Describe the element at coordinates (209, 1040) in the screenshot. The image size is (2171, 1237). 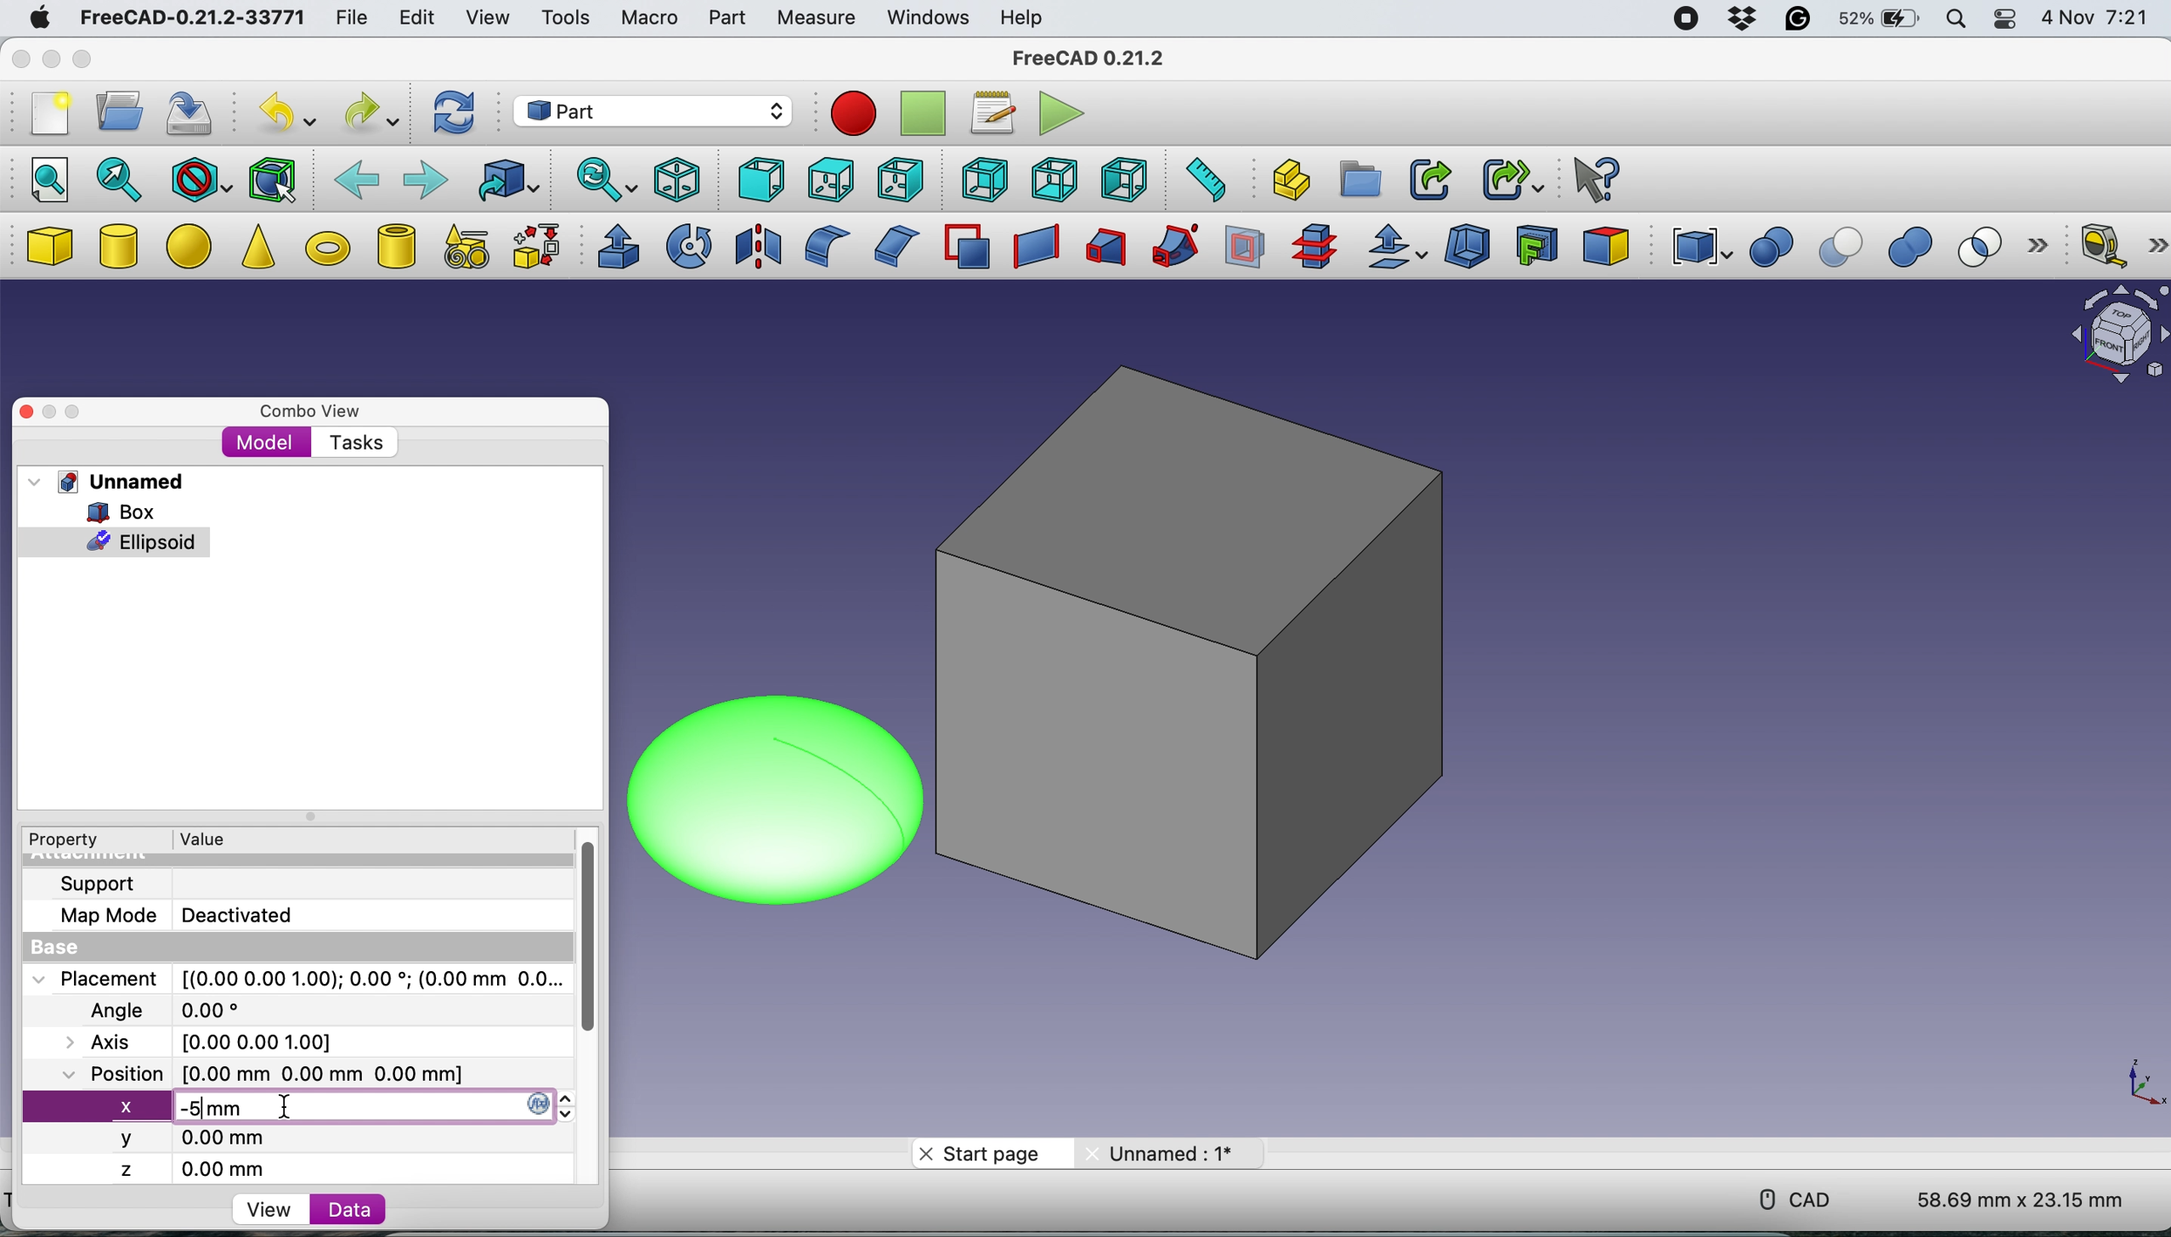
I see `Axis [0.00 0.00 1.00]` at that location.